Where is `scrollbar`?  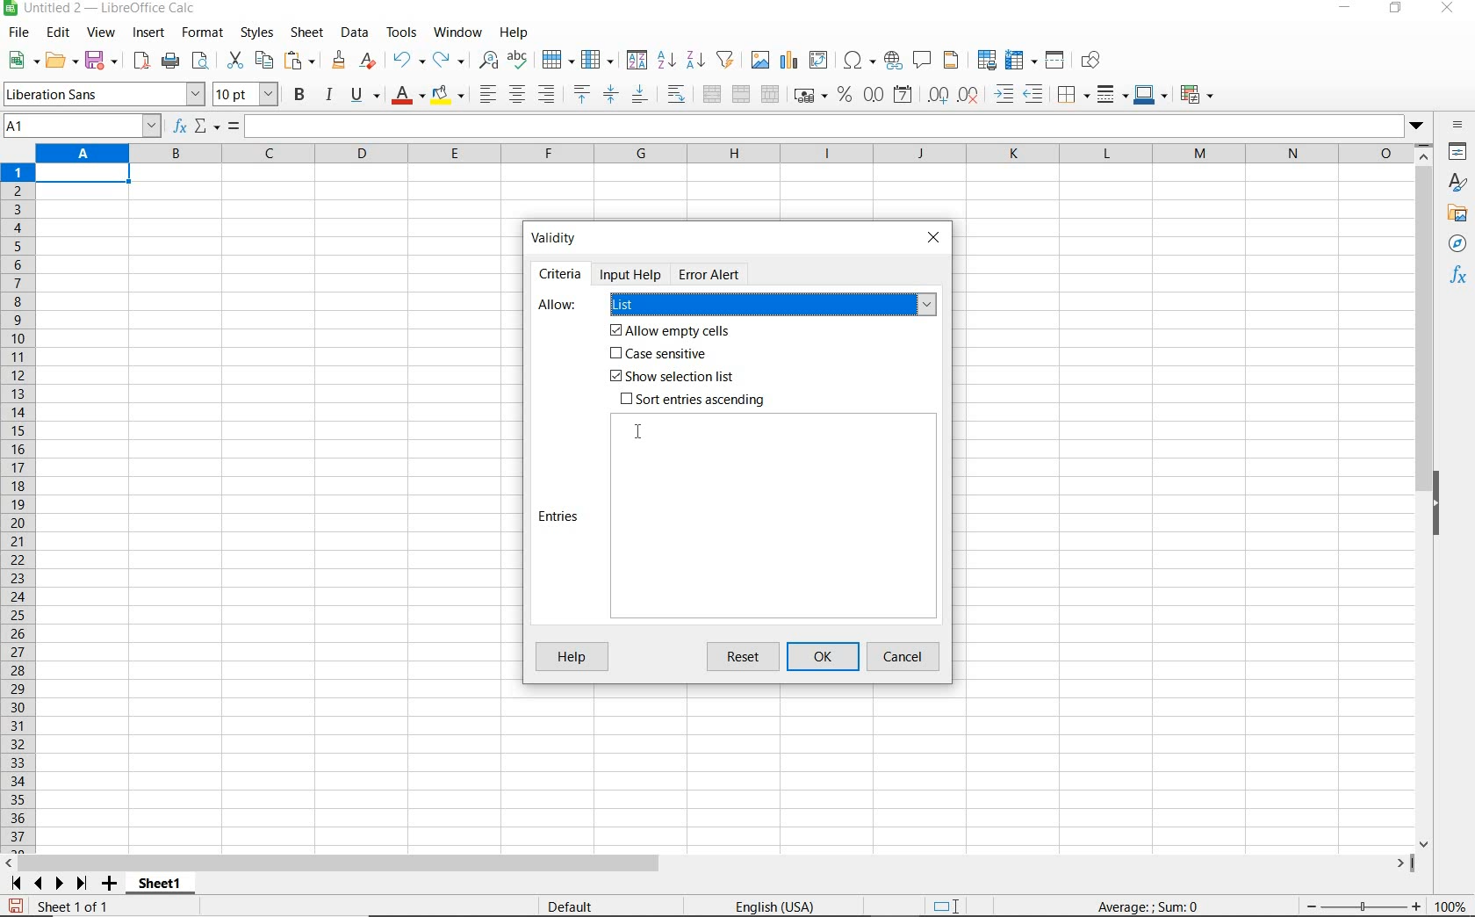
scrollbar is located at coordinates (709, 863).